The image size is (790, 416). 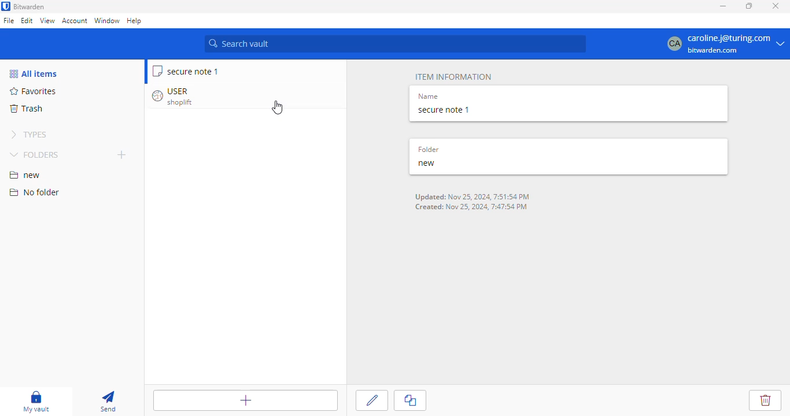 What do you see at coordinates (27, 109) in the screenshot?
I see `trash` at bounding box center [27, 109].